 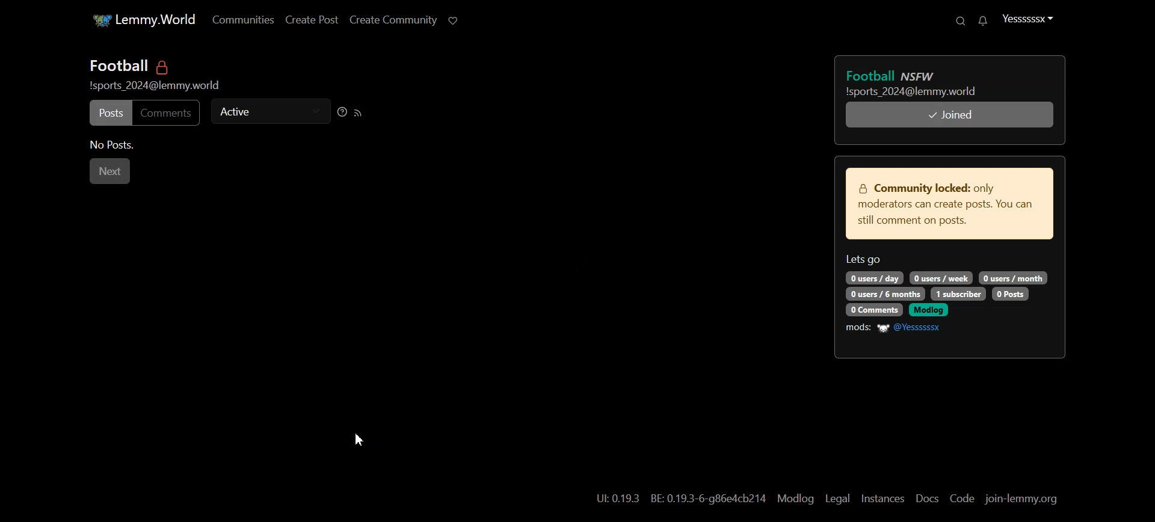 I want to click on Communities, so click(x=235, y=19).